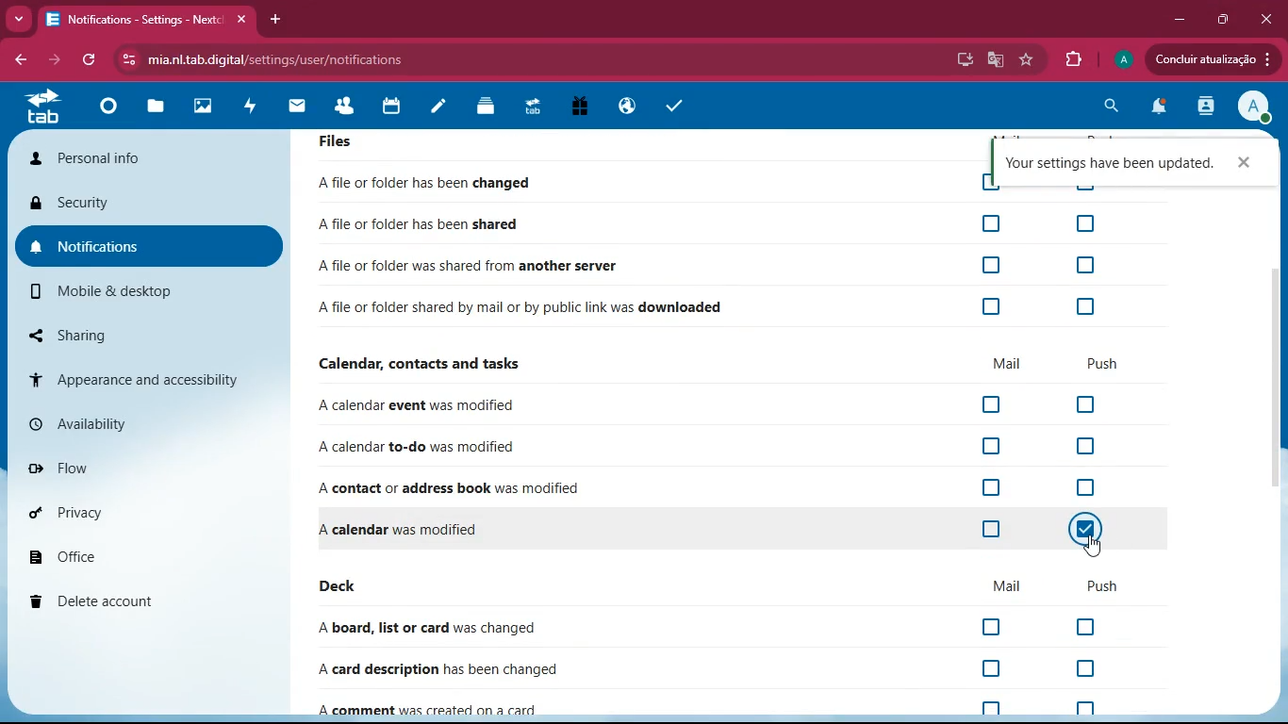 This screenshot has width=1288, height=724. I want to click on notifications, so click(148, 246).